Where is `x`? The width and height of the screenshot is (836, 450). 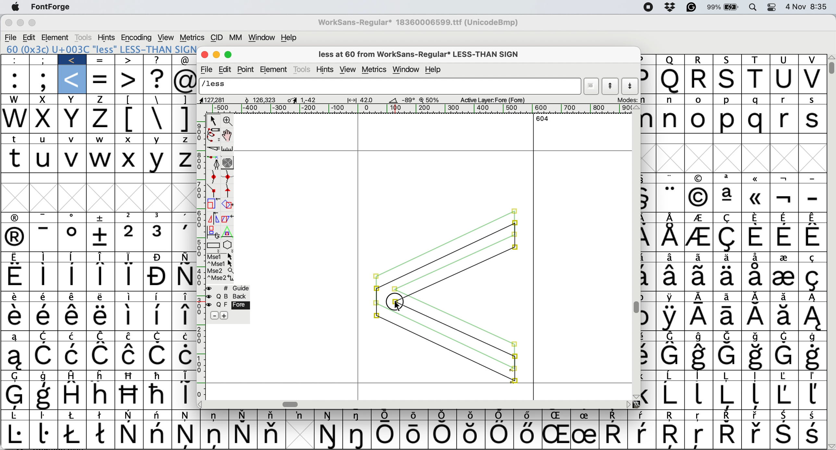 x is located at coordinates (44, 119).